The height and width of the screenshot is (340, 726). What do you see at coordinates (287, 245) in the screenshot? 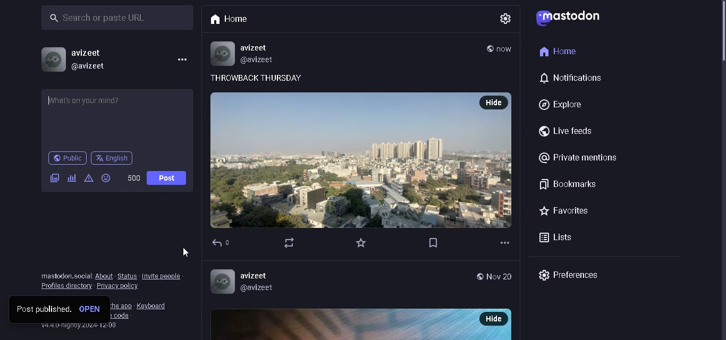
I see `` at bounding box center [287, 245].